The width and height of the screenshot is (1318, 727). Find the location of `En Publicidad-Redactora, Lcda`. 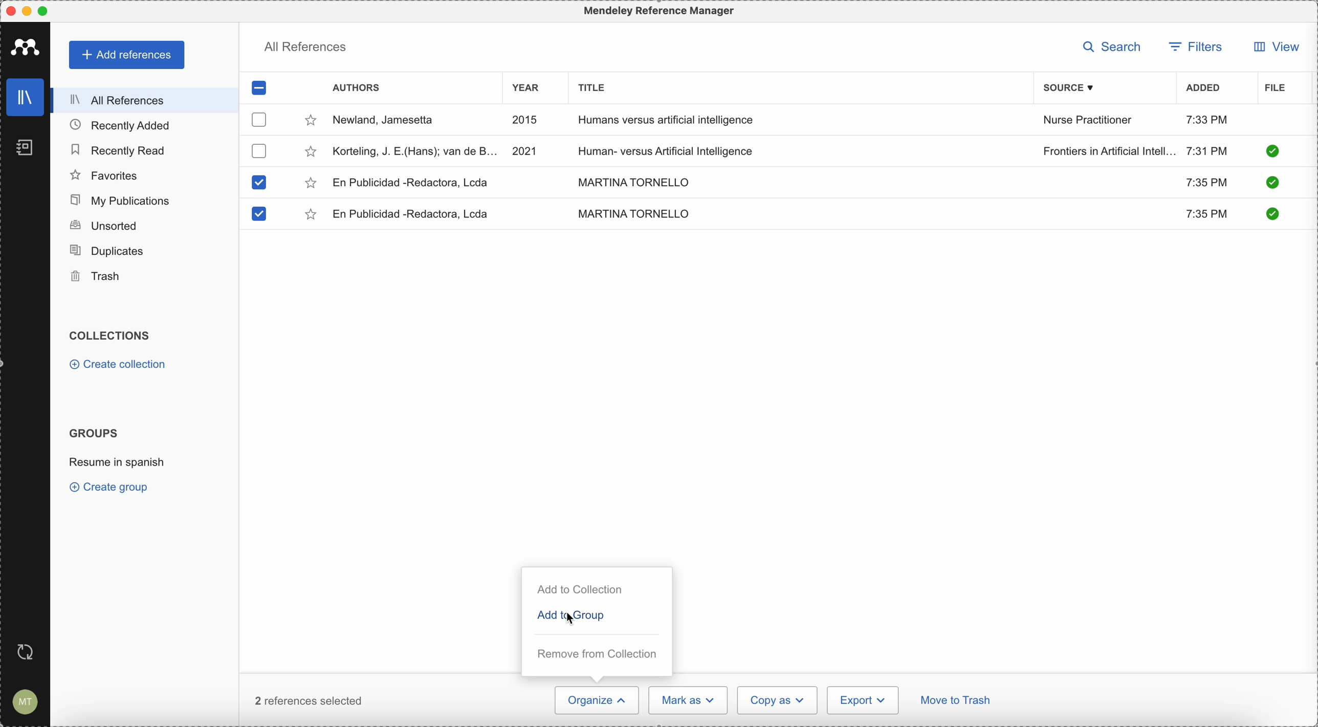

En Publicidad-Redactora, Lcda is located at coordinates (414, 214).